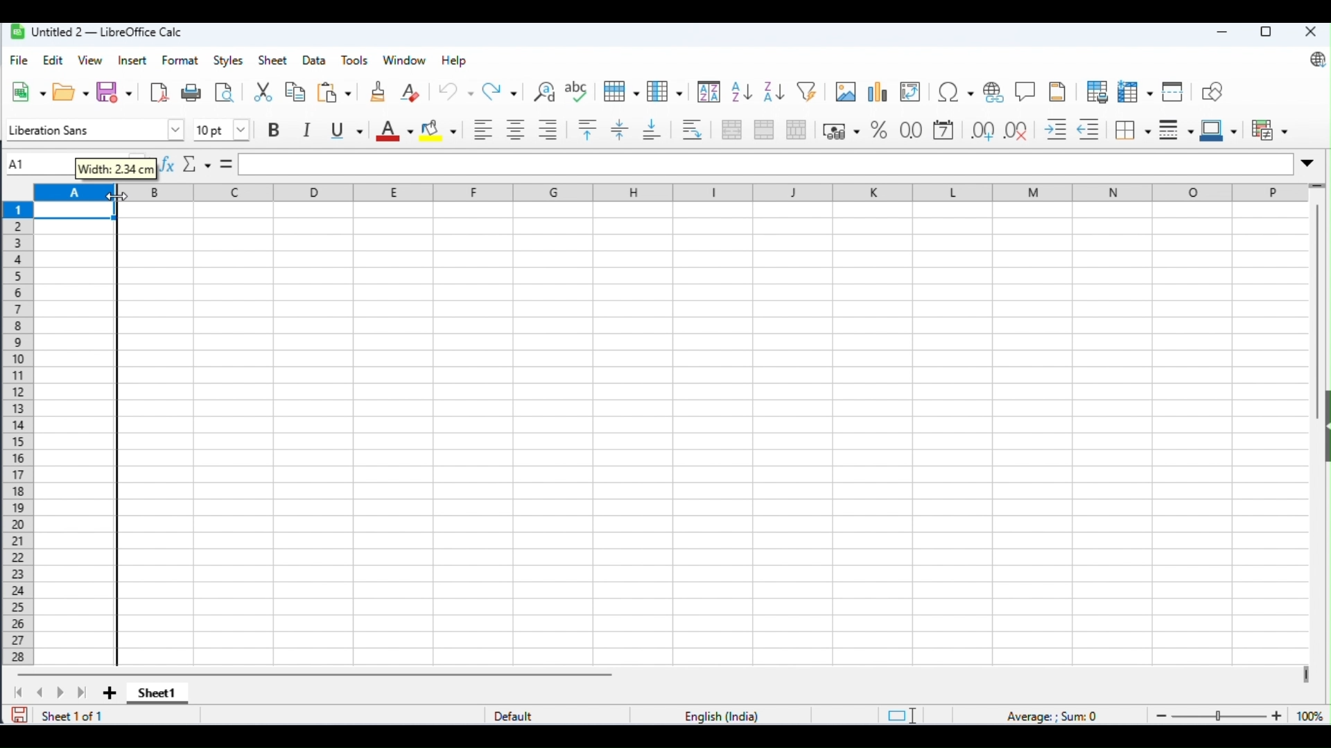 The width and height of the screenshot is (1331, 748). Describe the element at coordinates (1212, 90) in the screenshot. I see `show draw functions` at that location.